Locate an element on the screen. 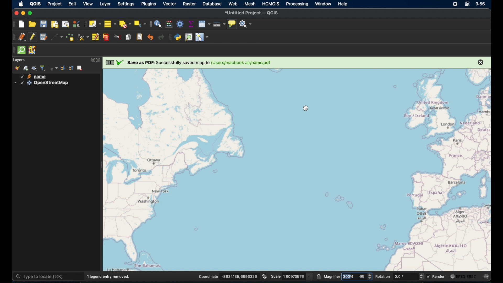 Image resolution: width=503 pixels, height=283 pixels. selection toolbar is located at coordinates (84, 24).